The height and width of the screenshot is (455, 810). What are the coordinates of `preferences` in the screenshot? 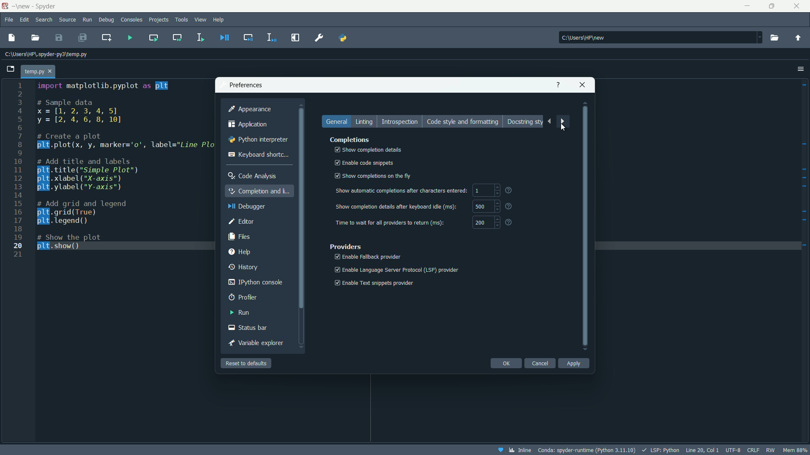 It's located at (245, 84).